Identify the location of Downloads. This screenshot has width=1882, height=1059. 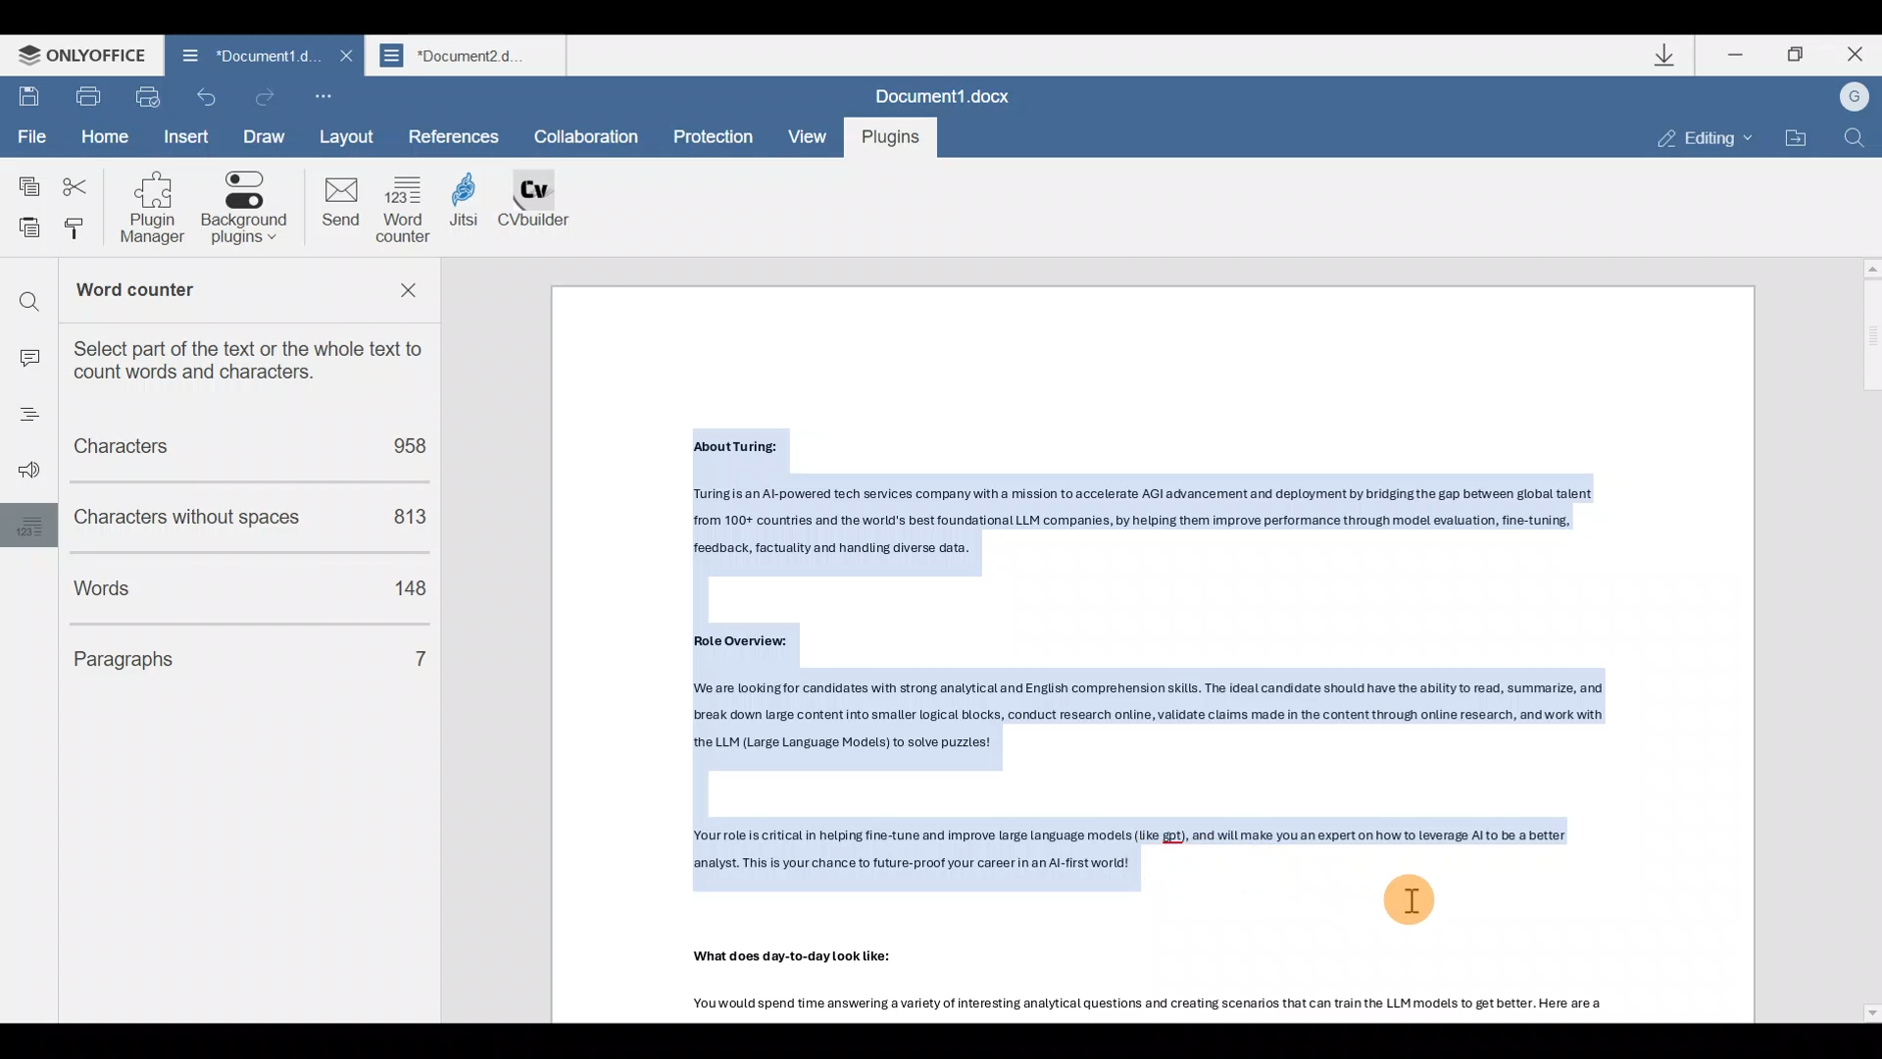
(1665, 55).